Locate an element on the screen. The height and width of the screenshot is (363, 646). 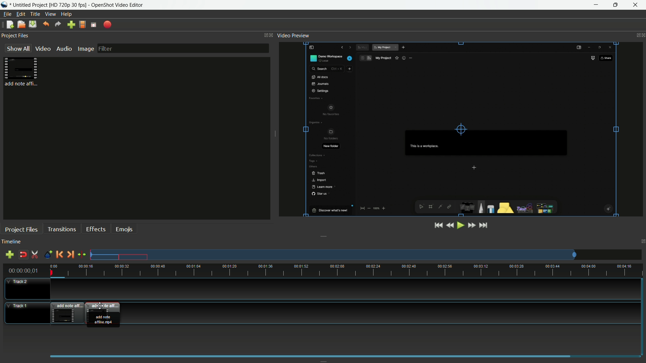
close app is located at coordinates (636, 5).